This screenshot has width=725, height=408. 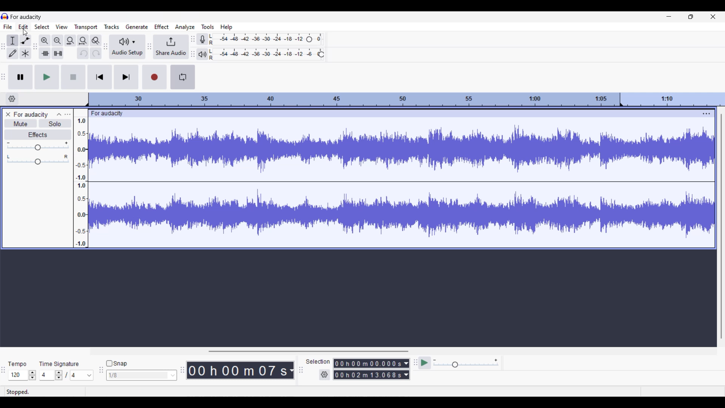 I want to click on tempo, so click(x=17, y=365).